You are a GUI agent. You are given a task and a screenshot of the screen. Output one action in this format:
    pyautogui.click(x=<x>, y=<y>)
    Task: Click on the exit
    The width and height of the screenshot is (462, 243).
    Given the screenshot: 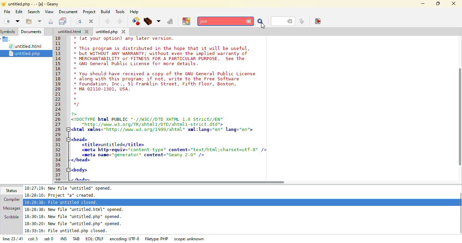 What is the action you would take?
    pyautogui.click(x=318, y=21)
    